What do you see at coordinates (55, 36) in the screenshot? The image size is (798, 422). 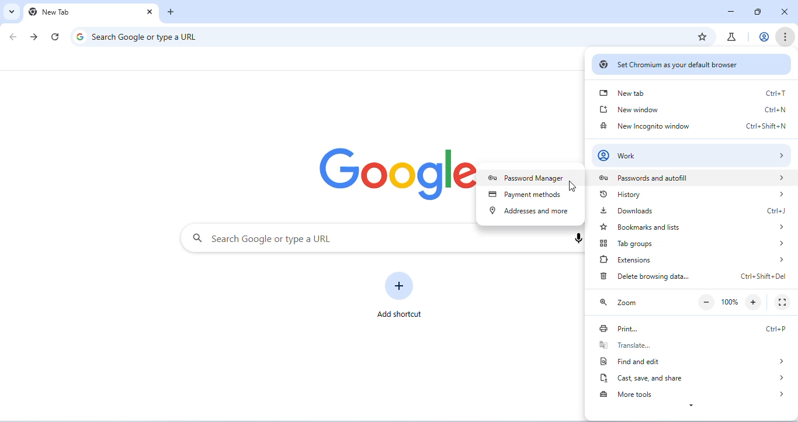 I see `refresh` at bounding box center [55, 36].